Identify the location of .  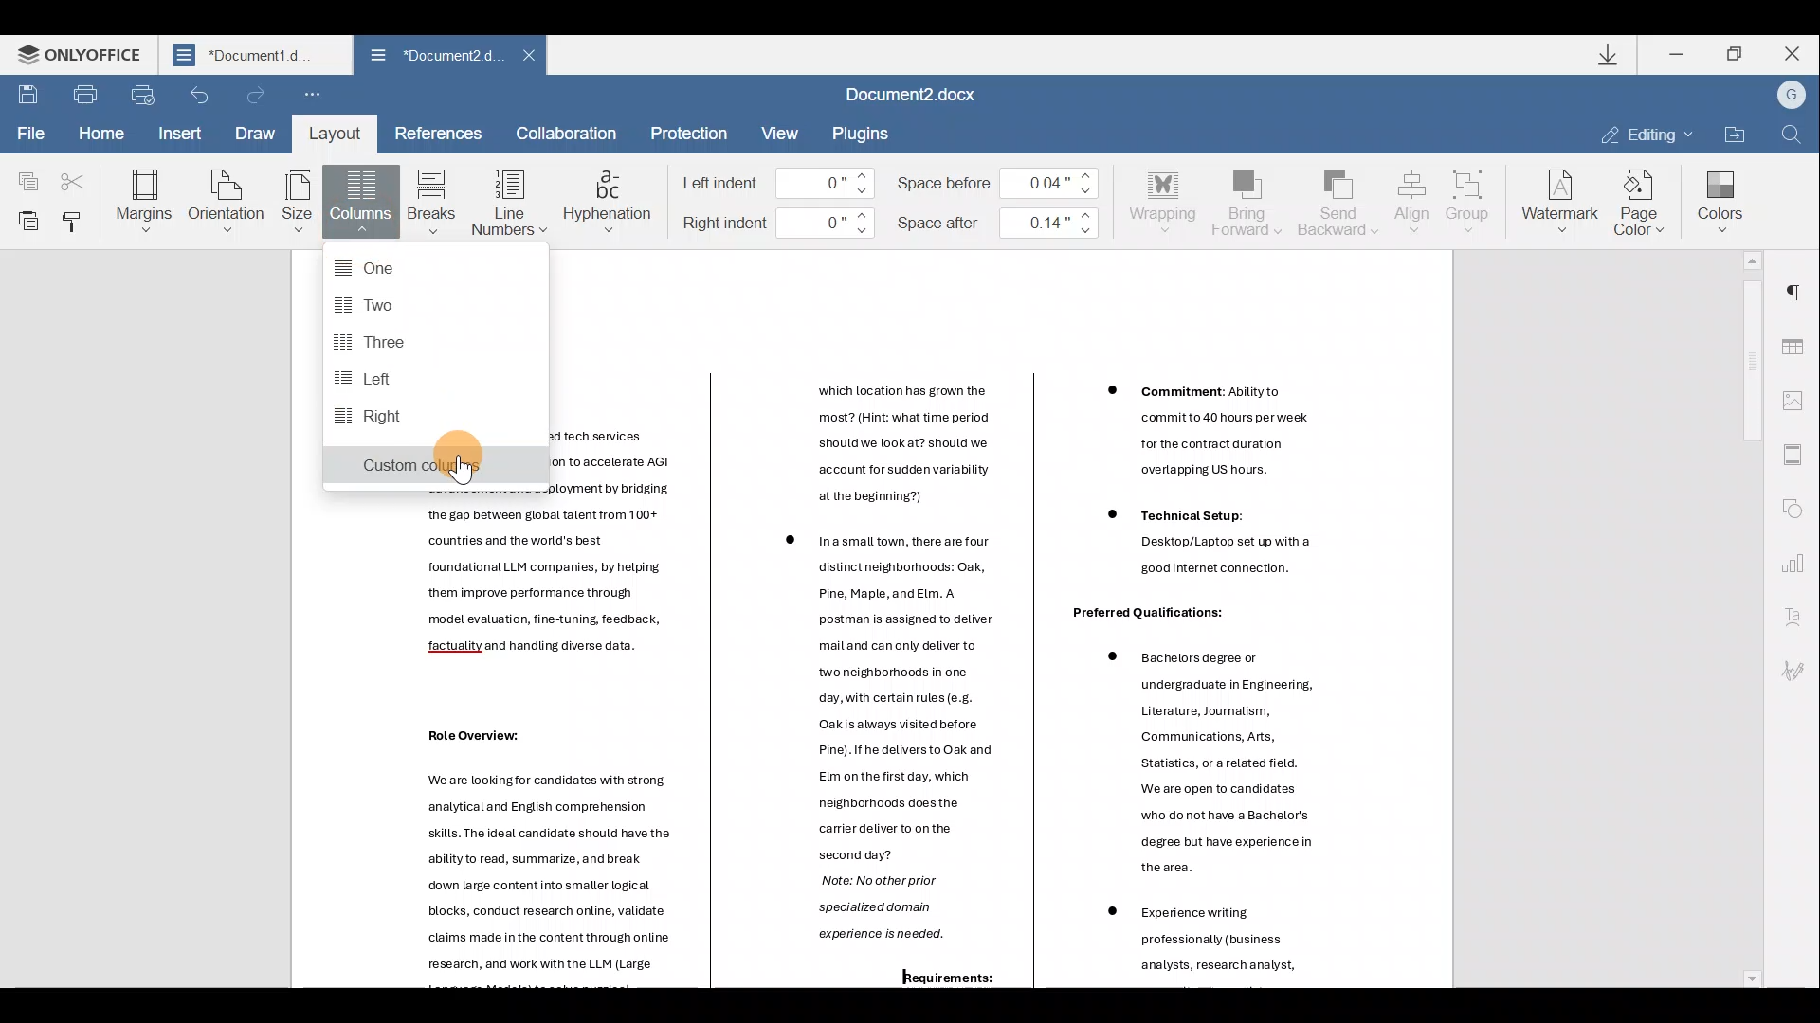
(1194, 547).